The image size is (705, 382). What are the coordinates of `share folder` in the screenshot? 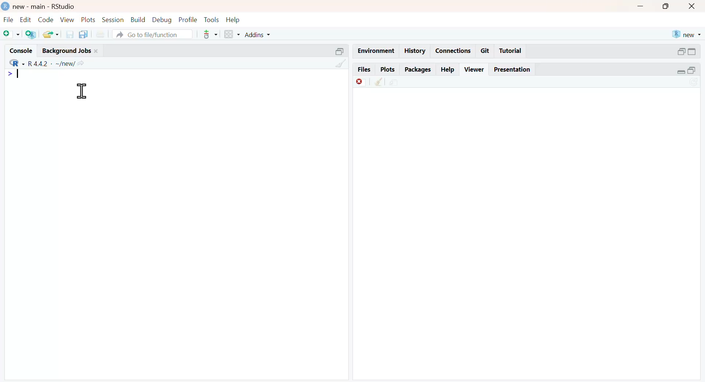 It's located at (52, 35).